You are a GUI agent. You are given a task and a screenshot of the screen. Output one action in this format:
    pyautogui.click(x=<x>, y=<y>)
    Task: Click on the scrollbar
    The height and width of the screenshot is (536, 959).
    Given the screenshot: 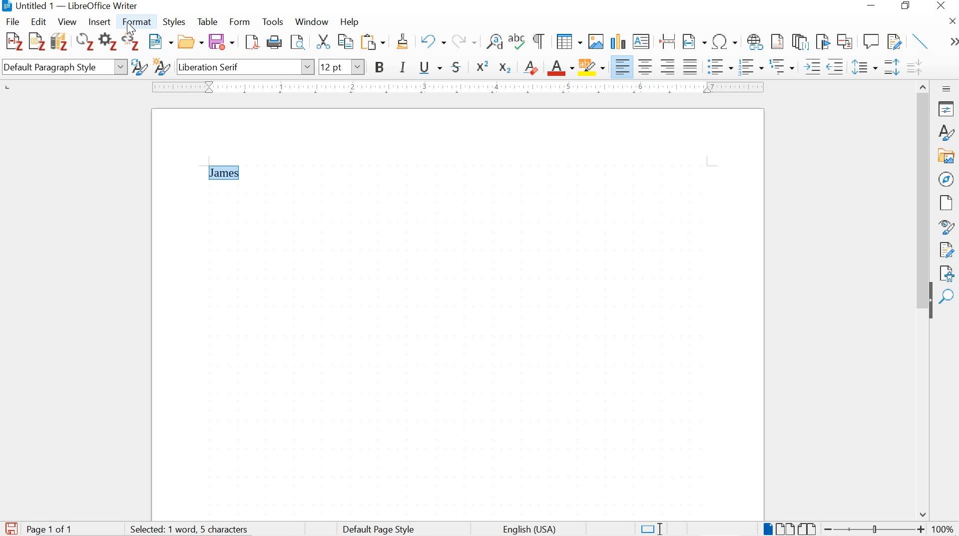 What is the action you would take?
    pyautogui.click(x=922, y=186)
    